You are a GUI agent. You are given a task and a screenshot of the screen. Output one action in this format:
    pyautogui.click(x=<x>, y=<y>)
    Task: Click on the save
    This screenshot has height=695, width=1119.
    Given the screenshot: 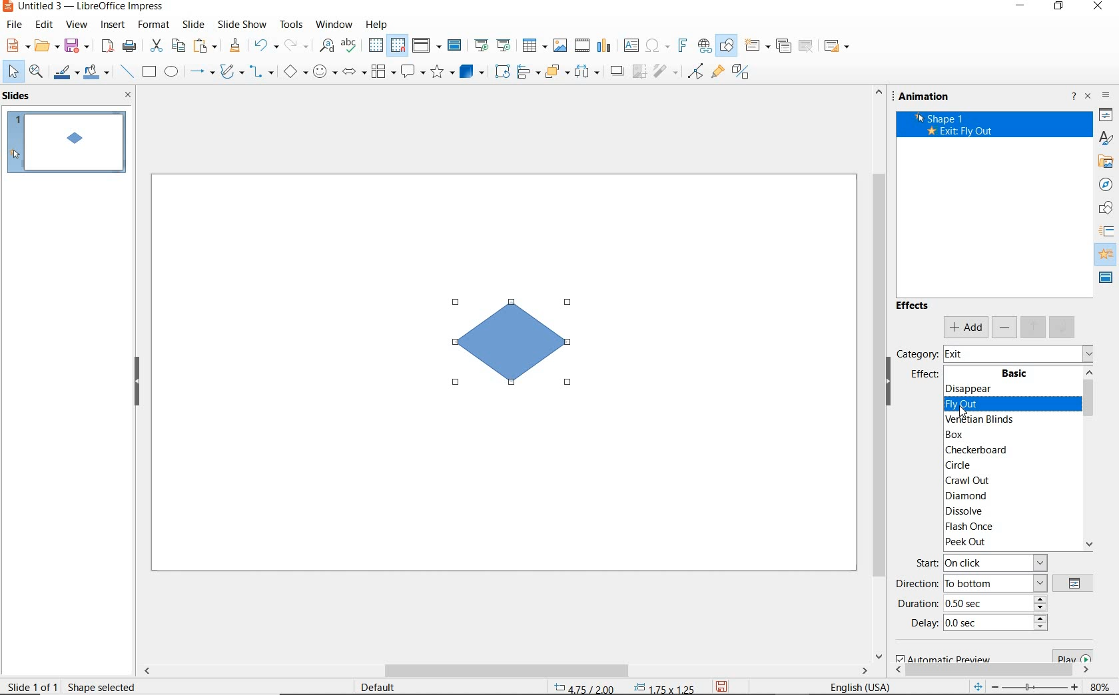 What is the action you would take?
    pyautogui.click(x=723, y=686)
    